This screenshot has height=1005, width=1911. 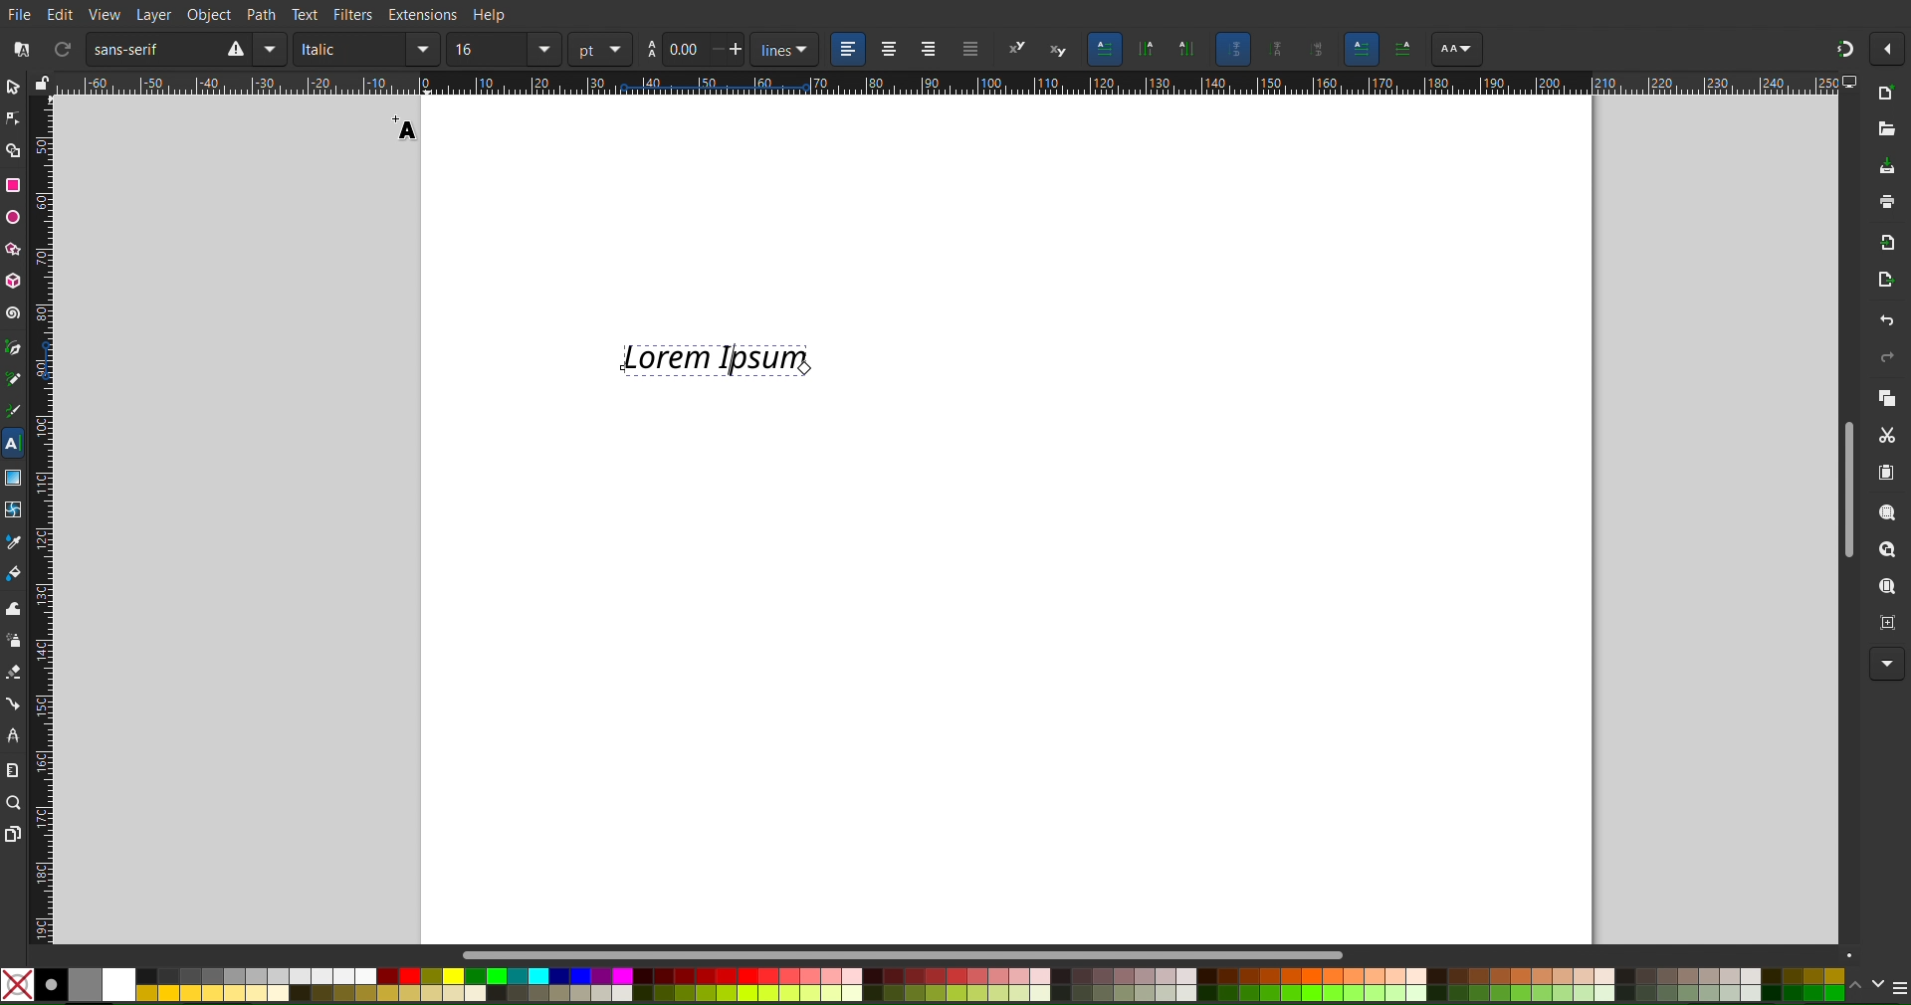 I want to click on Super script, so click(x=1016, y=49).